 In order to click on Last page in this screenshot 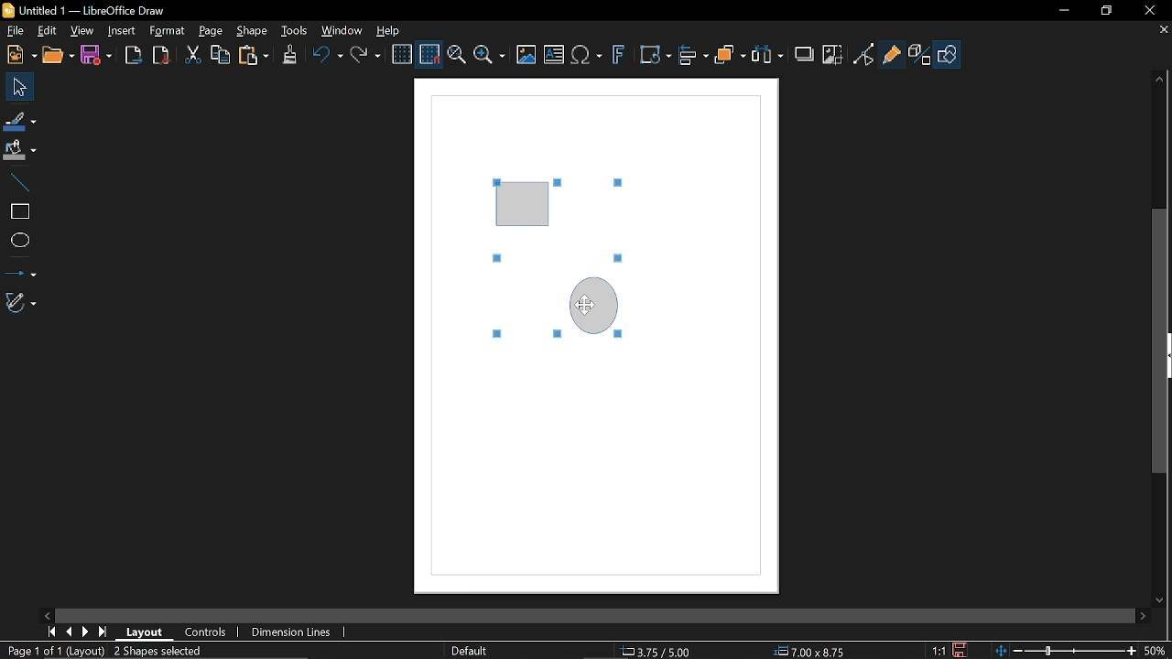, I will do `click(105, 632)`.